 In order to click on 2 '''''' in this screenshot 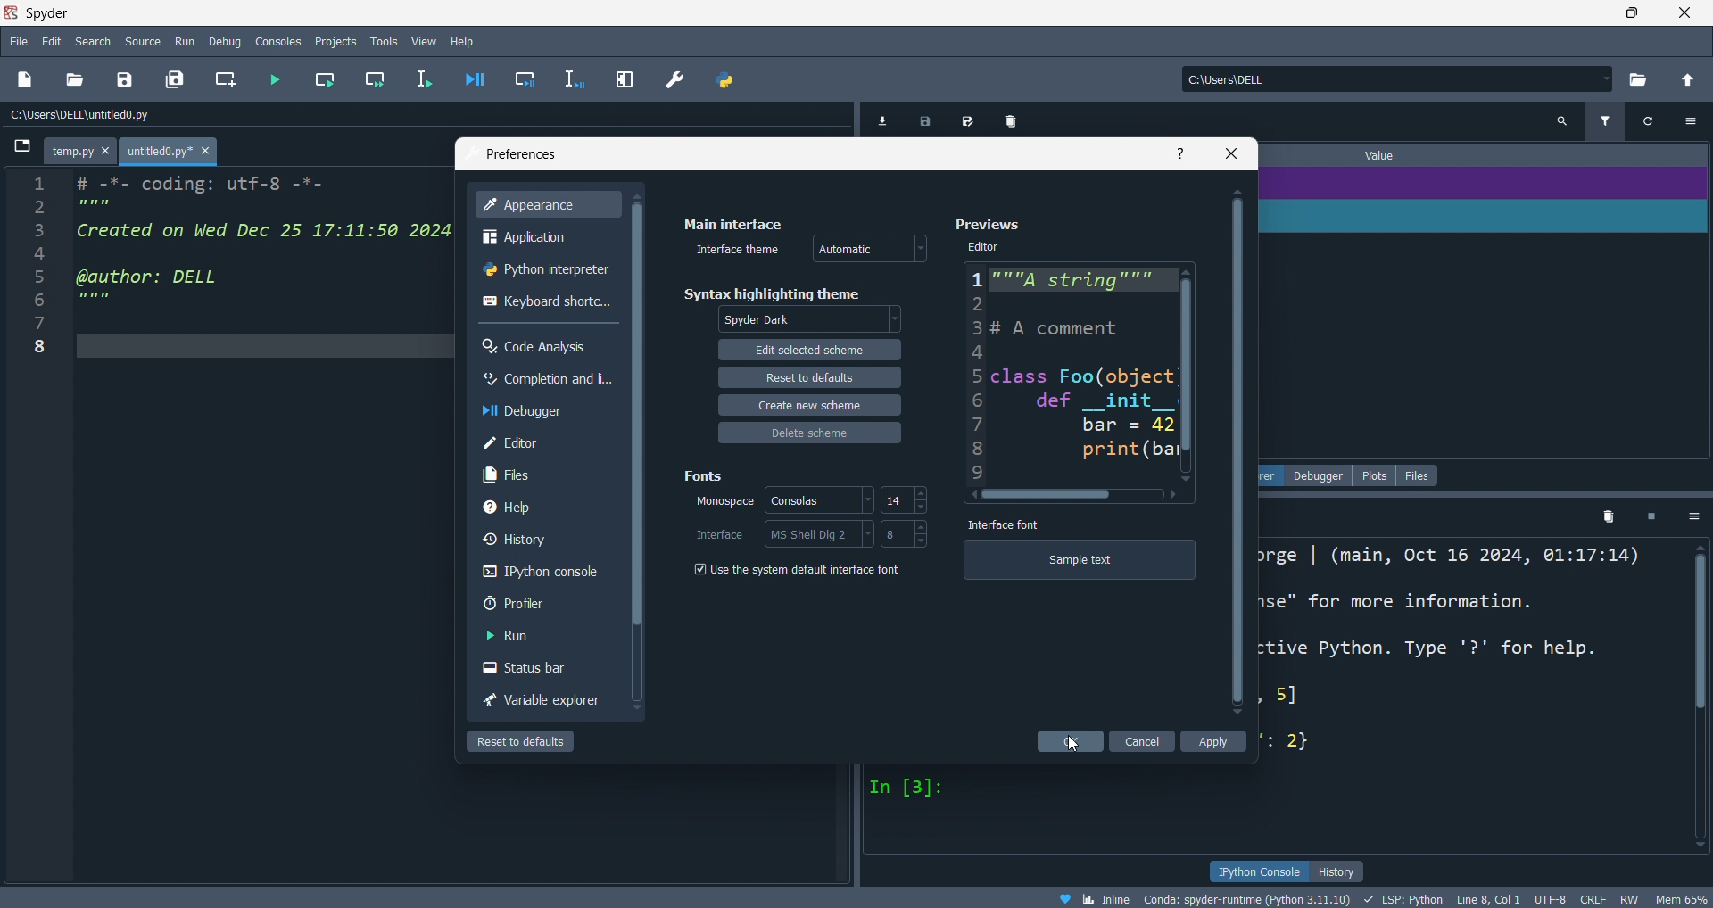, I will do `click(76, 207)`.